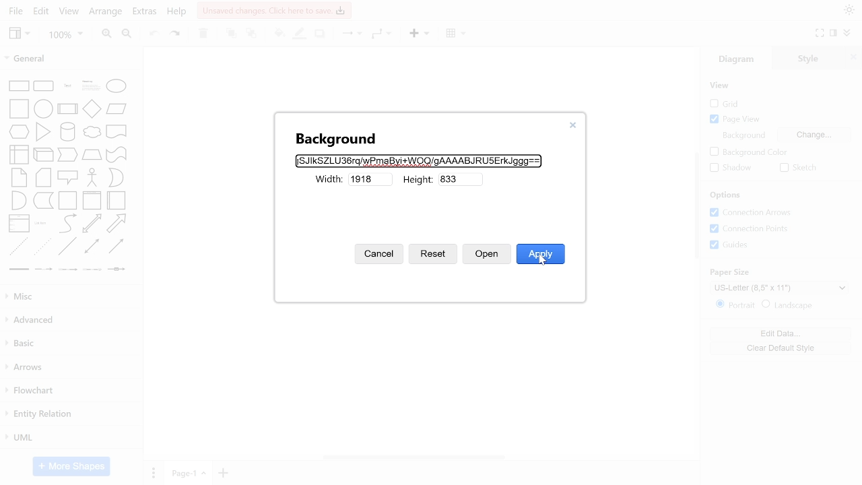 The image size is (862, 485). What do you see at coordinates (461, 178) in the screenshot?
I see `height (833)` at bounding box center [461, 178].